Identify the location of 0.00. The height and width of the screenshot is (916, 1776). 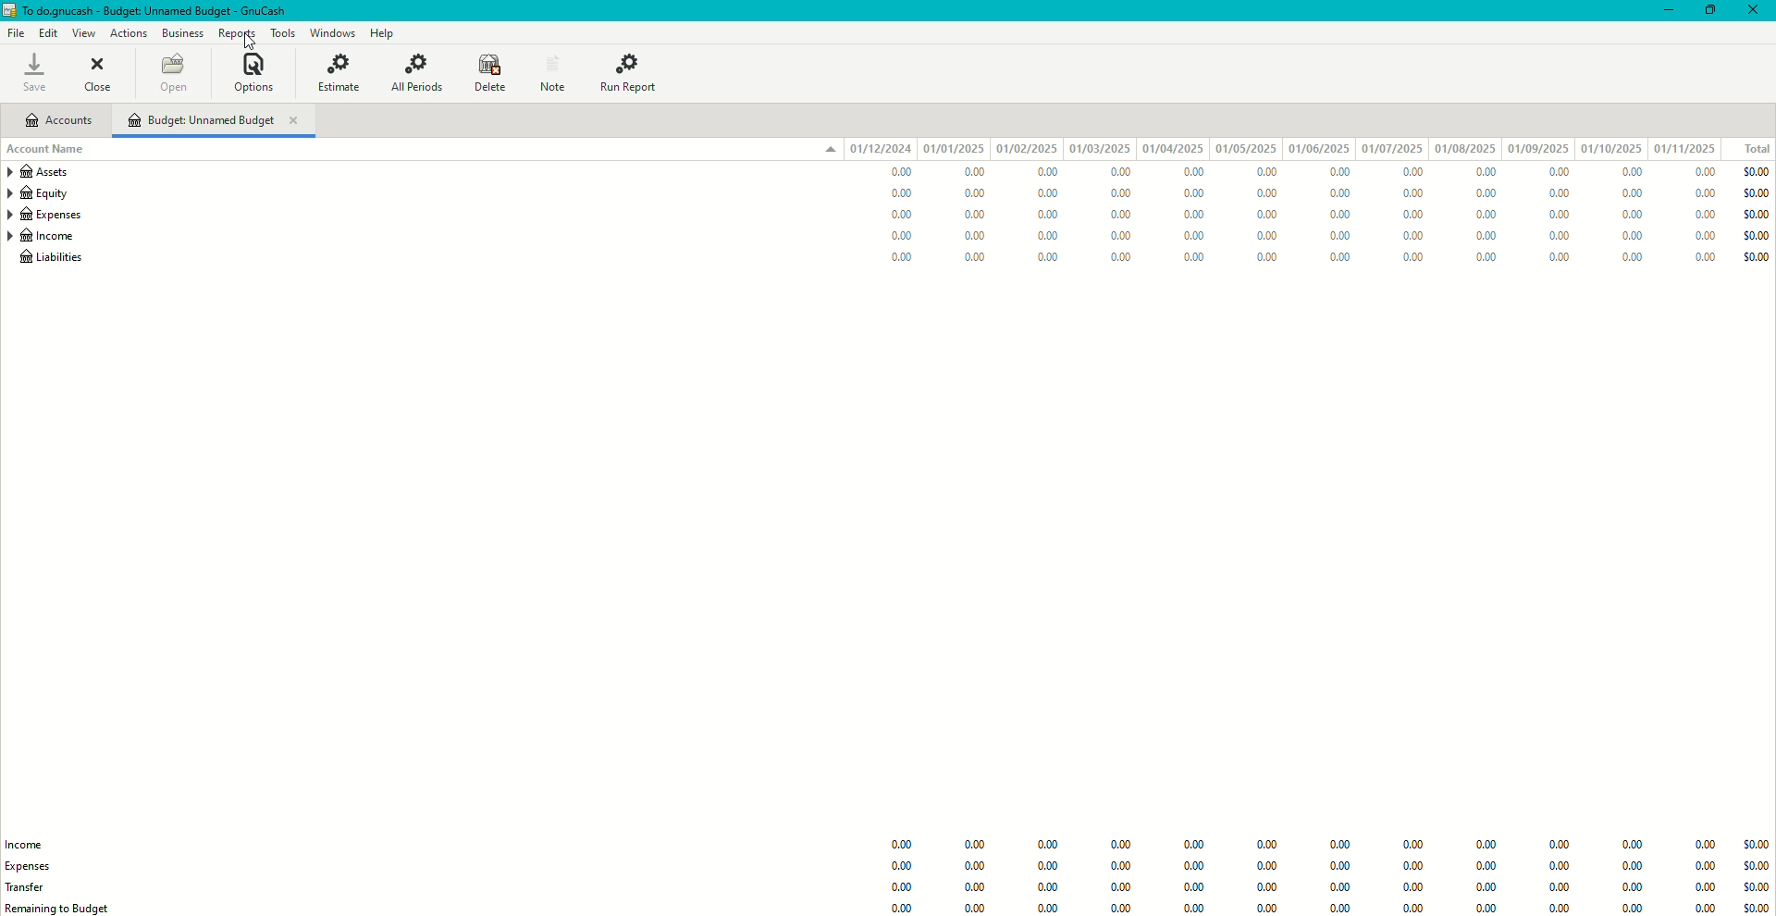
(1339, 192).